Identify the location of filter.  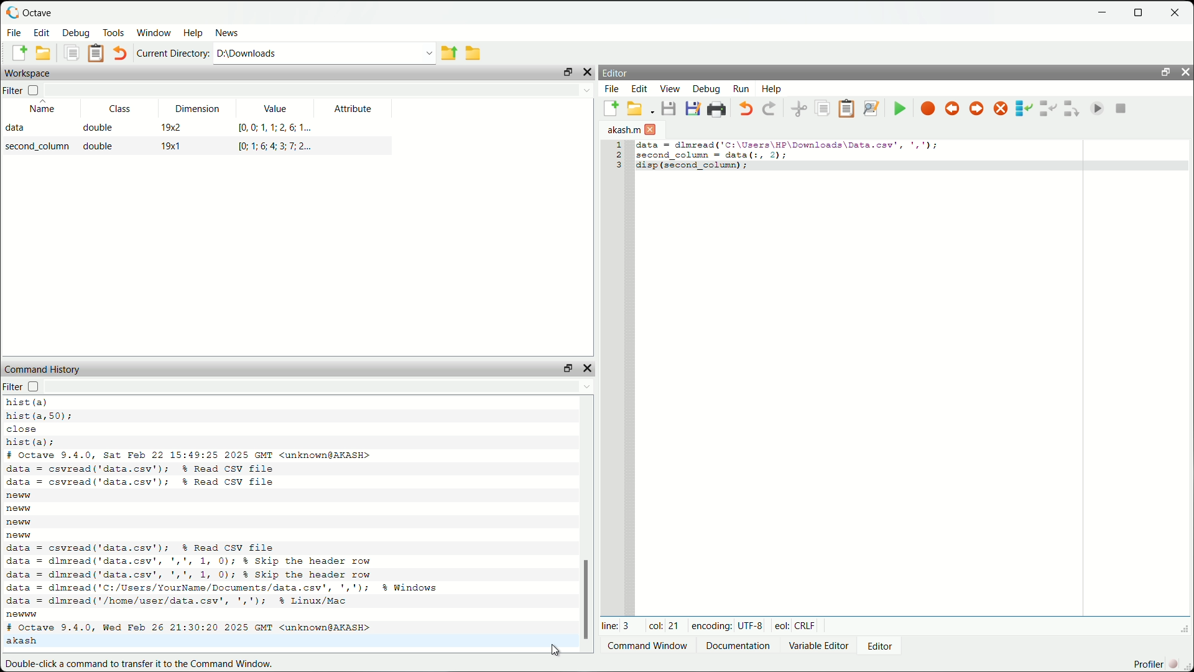
(23, 91).